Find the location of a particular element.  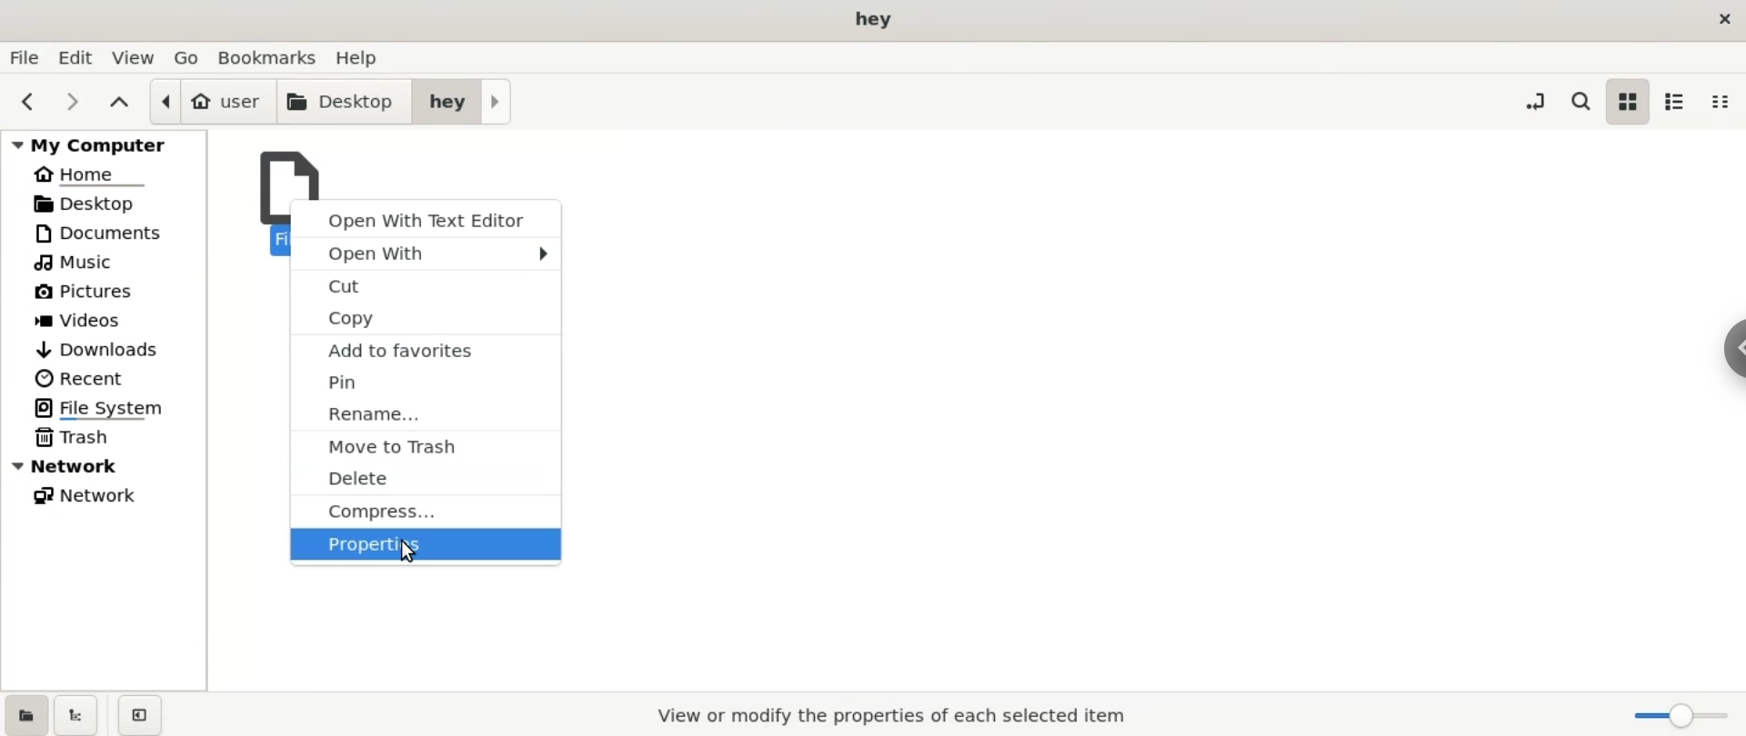

previous is located at coordinates (25, 99).